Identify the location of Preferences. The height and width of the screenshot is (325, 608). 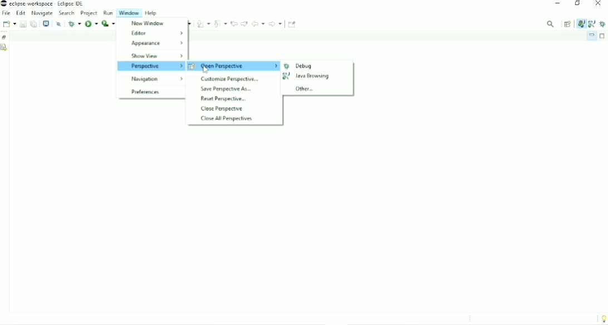
(145, 92).